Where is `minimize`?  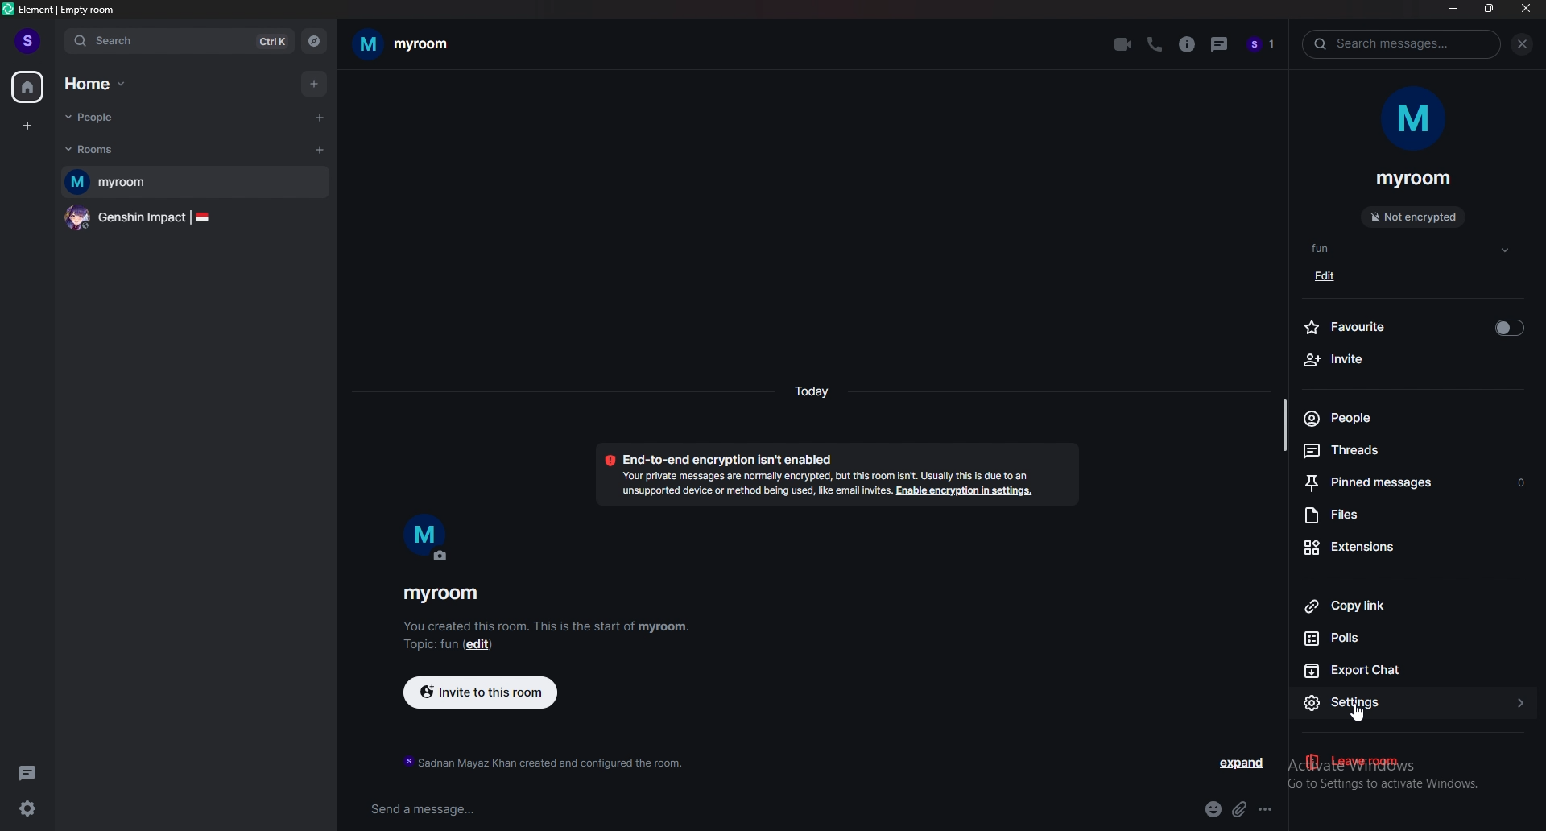
minimize is located at coordinates (1454, 10).